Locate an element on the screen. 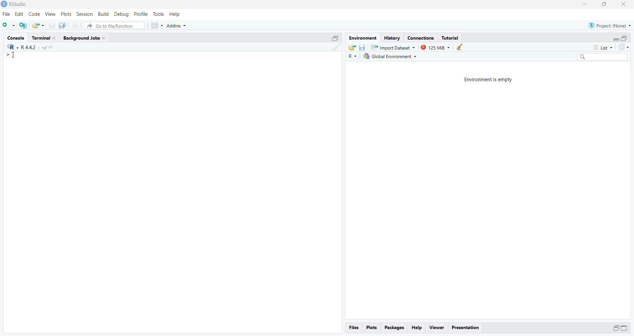  search is located at coordinates (602, 57).